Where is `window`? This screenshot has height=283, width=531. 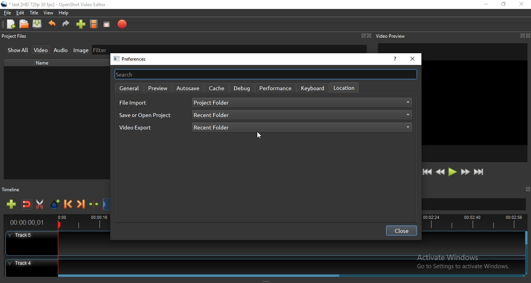 window is located at coordinates (521, 36).